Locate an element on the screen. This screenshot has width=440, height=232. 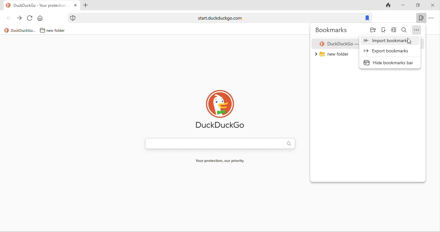
option is located at coordinates (431, 18).